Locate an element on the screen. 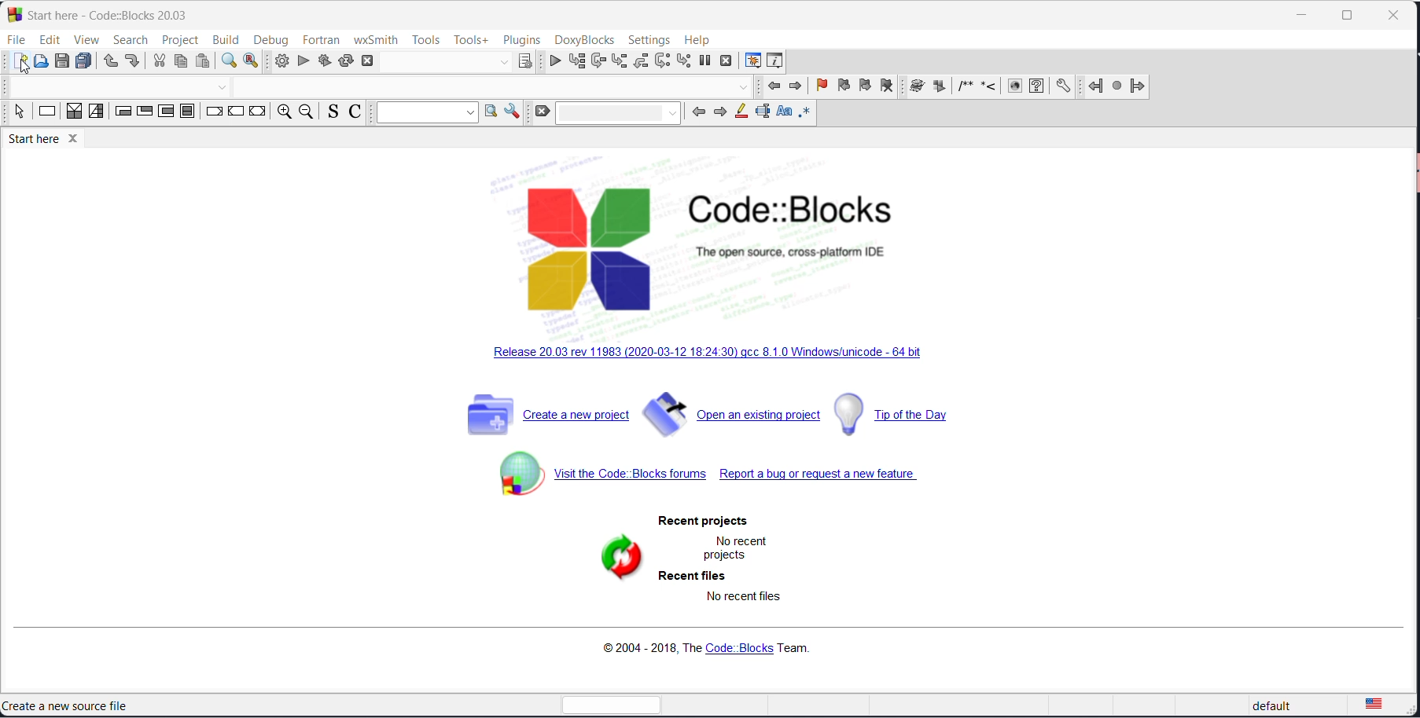  go back is located at coordinates (774, 86).